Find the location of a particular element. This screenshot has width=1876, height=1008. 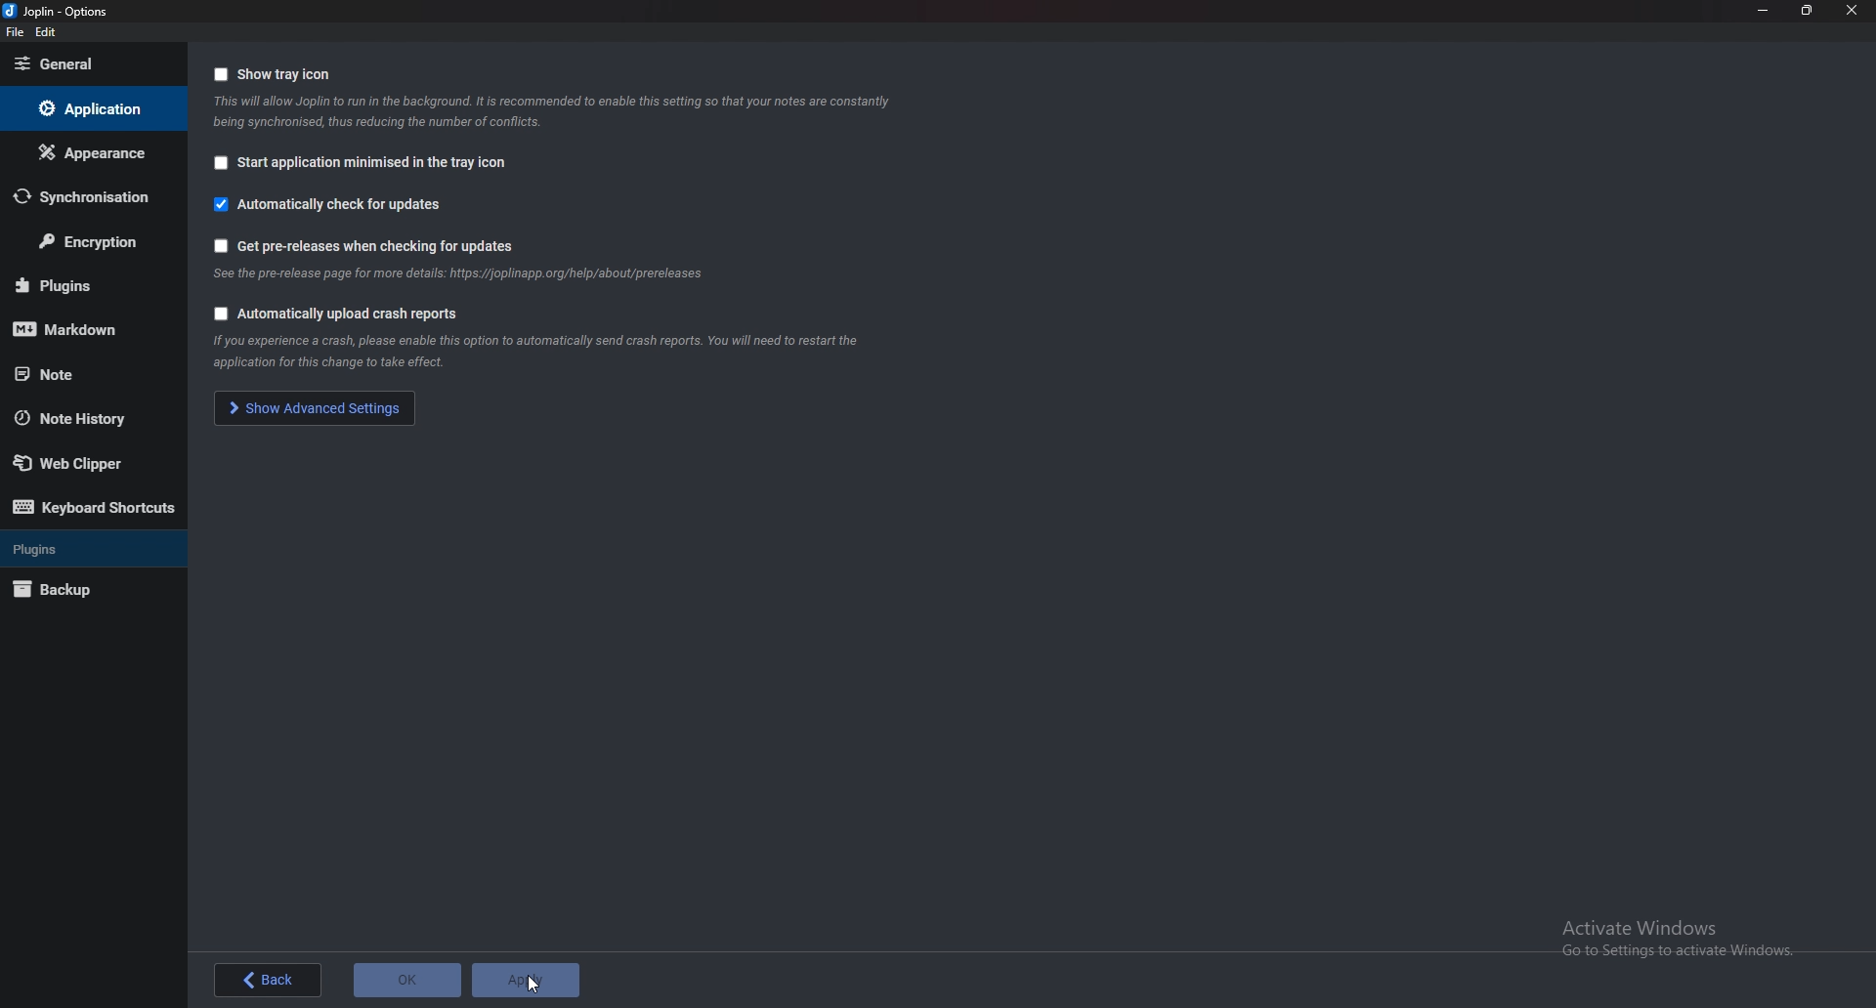

Appearance is located at coordinates (89, 153).